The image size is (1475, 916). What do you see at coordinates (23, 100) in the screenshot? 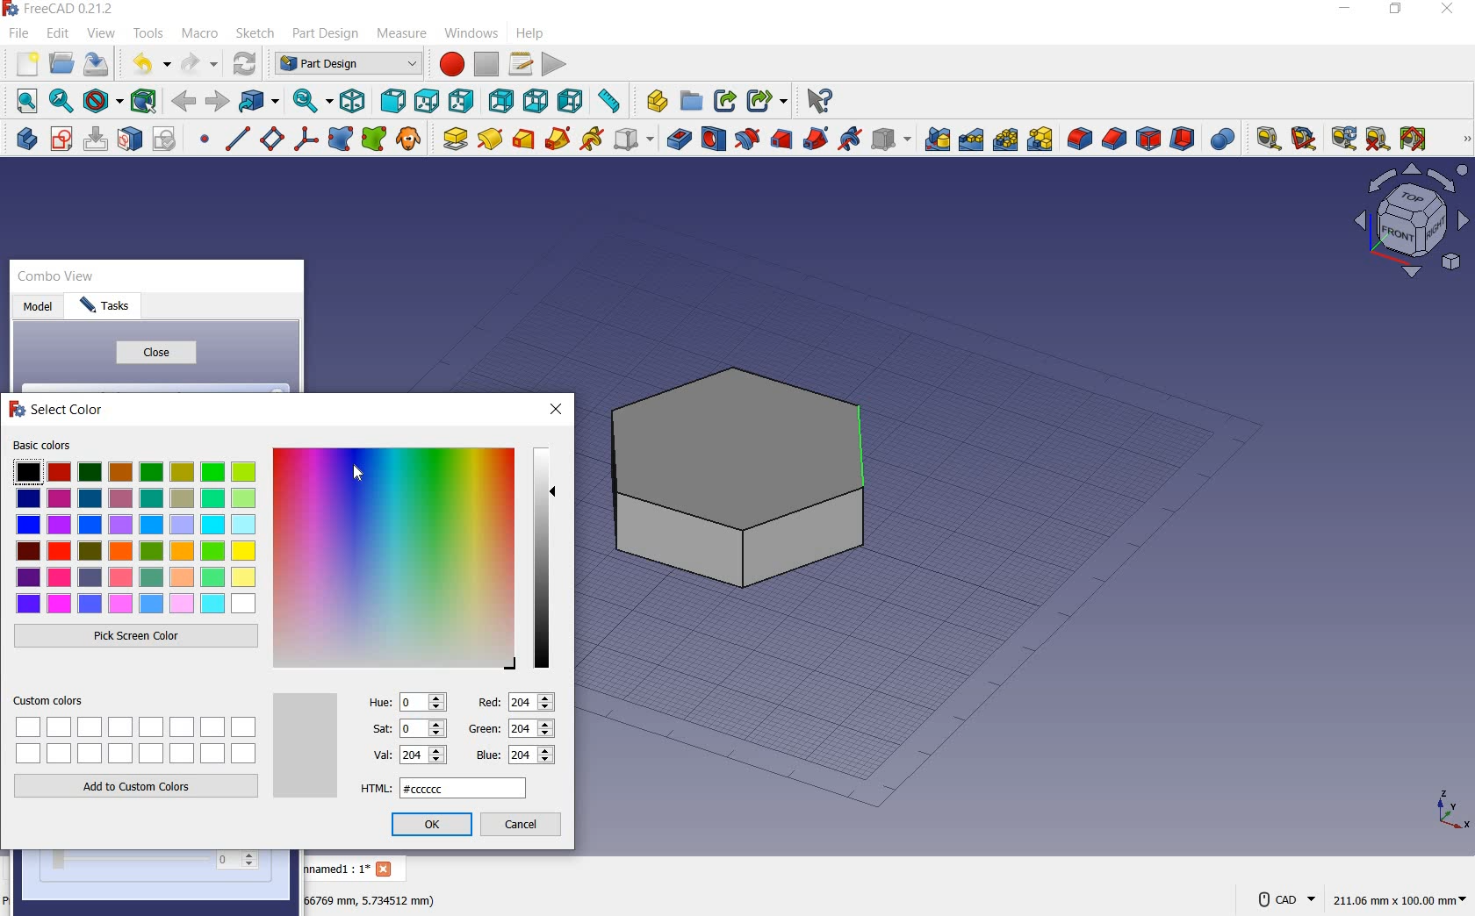
I see `fit all` at bounding box center [23, 100].